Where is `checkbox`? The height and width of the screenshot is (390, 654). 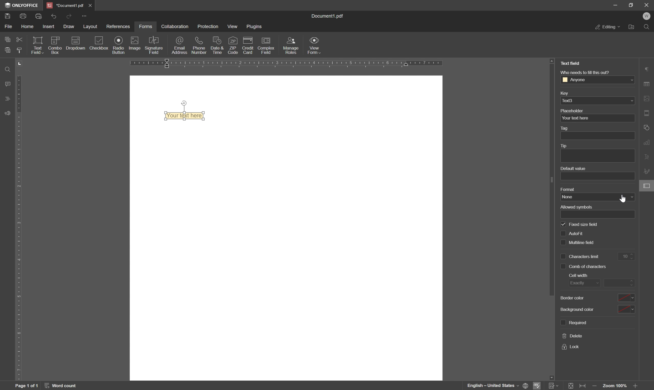
checkbox is located at coordinates (562, 242).